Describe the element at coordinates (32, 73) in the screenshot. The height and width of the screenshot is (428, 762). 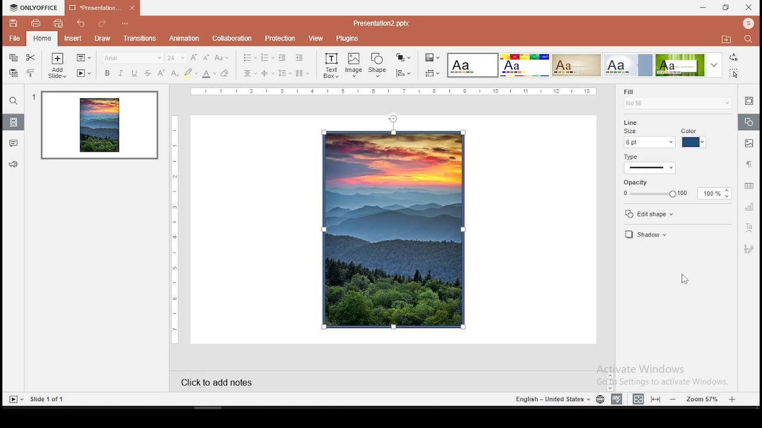
I see `clone formatting` at that location.